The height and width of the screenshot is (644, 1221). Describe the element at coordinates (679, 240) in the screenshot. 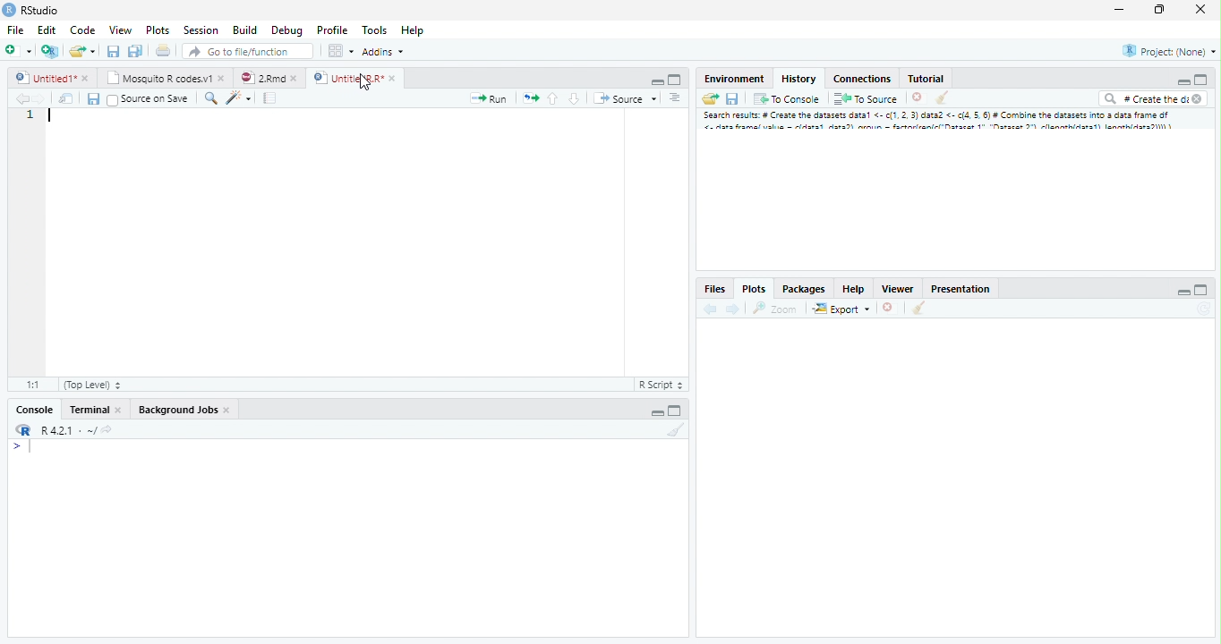

I see `Scrollbar` at that location.